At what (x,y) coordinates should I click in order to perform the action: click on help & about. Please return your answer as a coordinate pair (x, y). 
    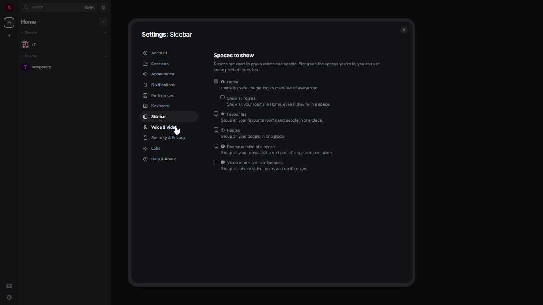
    Looking at the image, I should click on (161, 160).